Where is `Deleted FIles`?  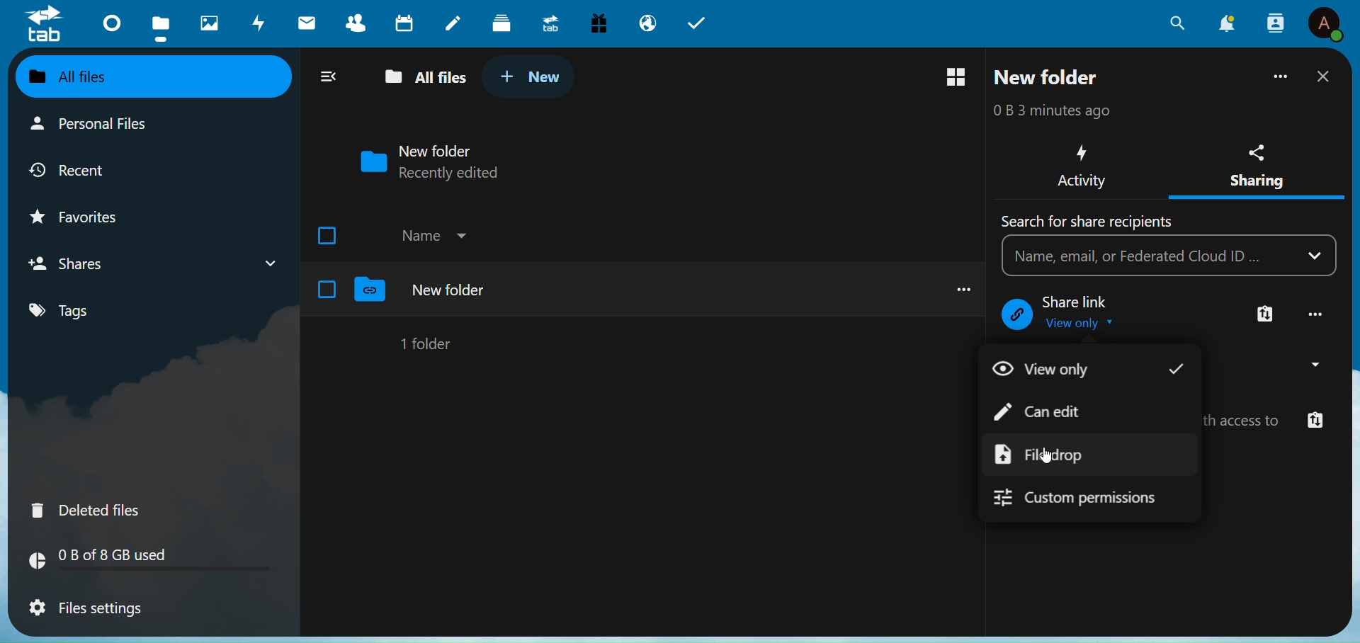 Deleted FIles is located at coordinates (95, 508).